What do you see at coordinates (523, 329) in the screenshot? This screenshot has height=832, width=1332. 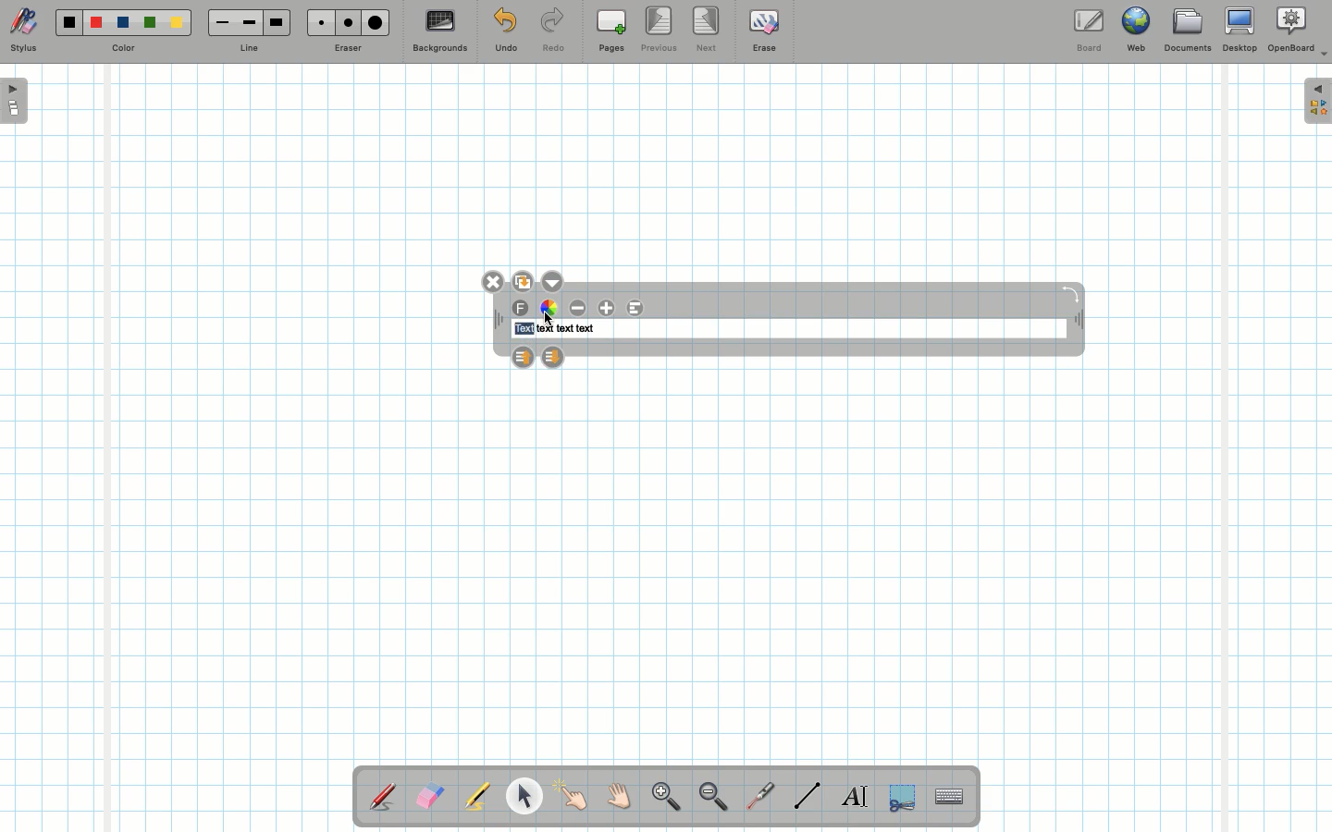 I see `text` at bounding box center [523, 329].